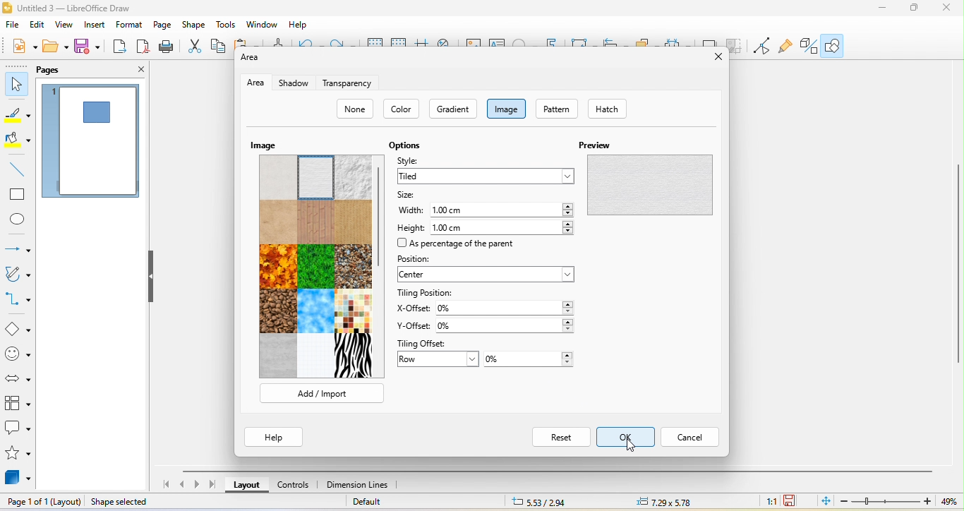 This screenshot has width=964, height=511. What do you see at coordinates (17, 376) in the screenshot?
I see `block arrows` at bounding box center [17, 376].